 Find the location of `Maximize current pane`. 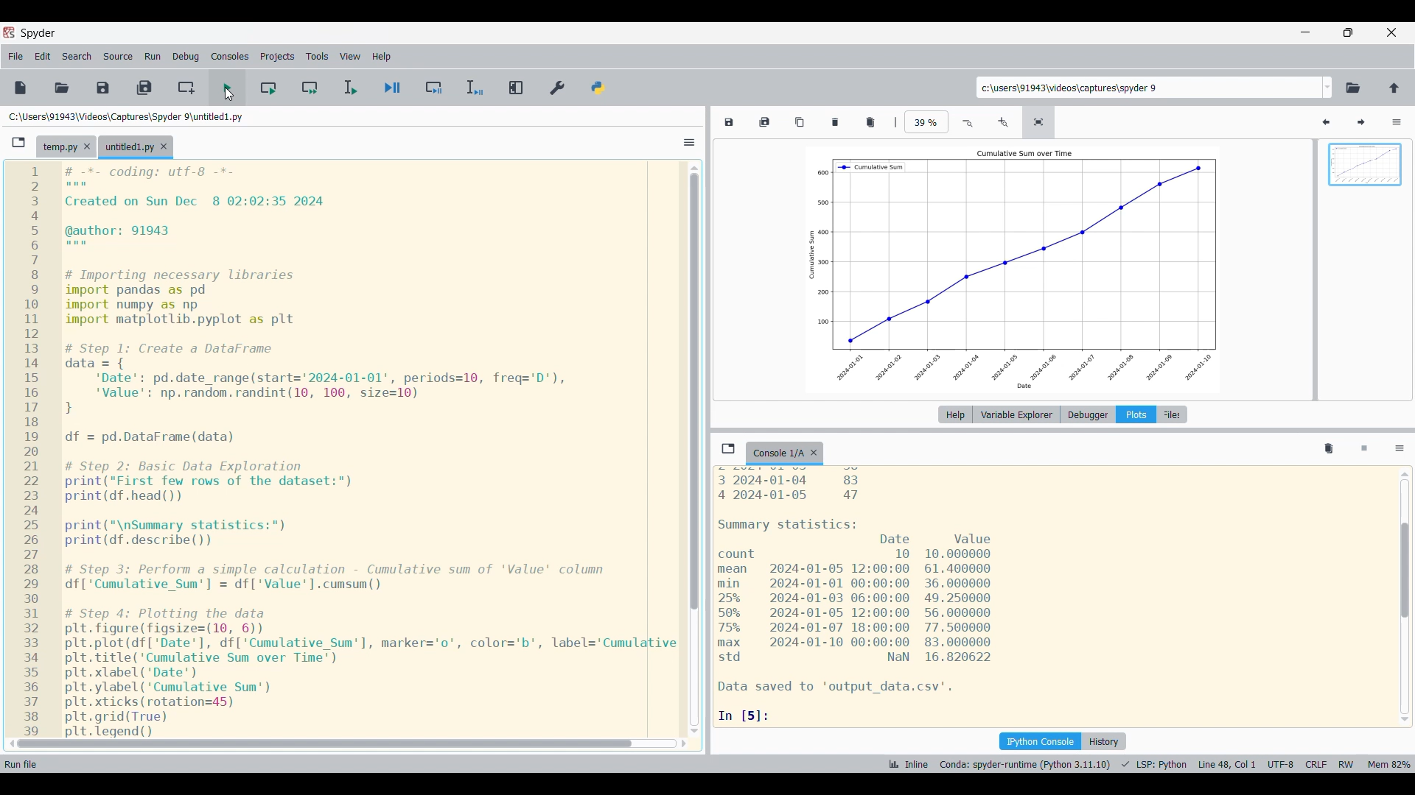

Maximize current pane is located at coordinates (515, 88).